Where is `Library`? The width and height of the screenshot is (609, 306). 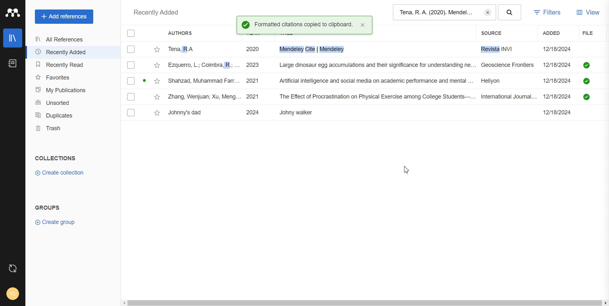
Library is located at coordinates (13, 38).